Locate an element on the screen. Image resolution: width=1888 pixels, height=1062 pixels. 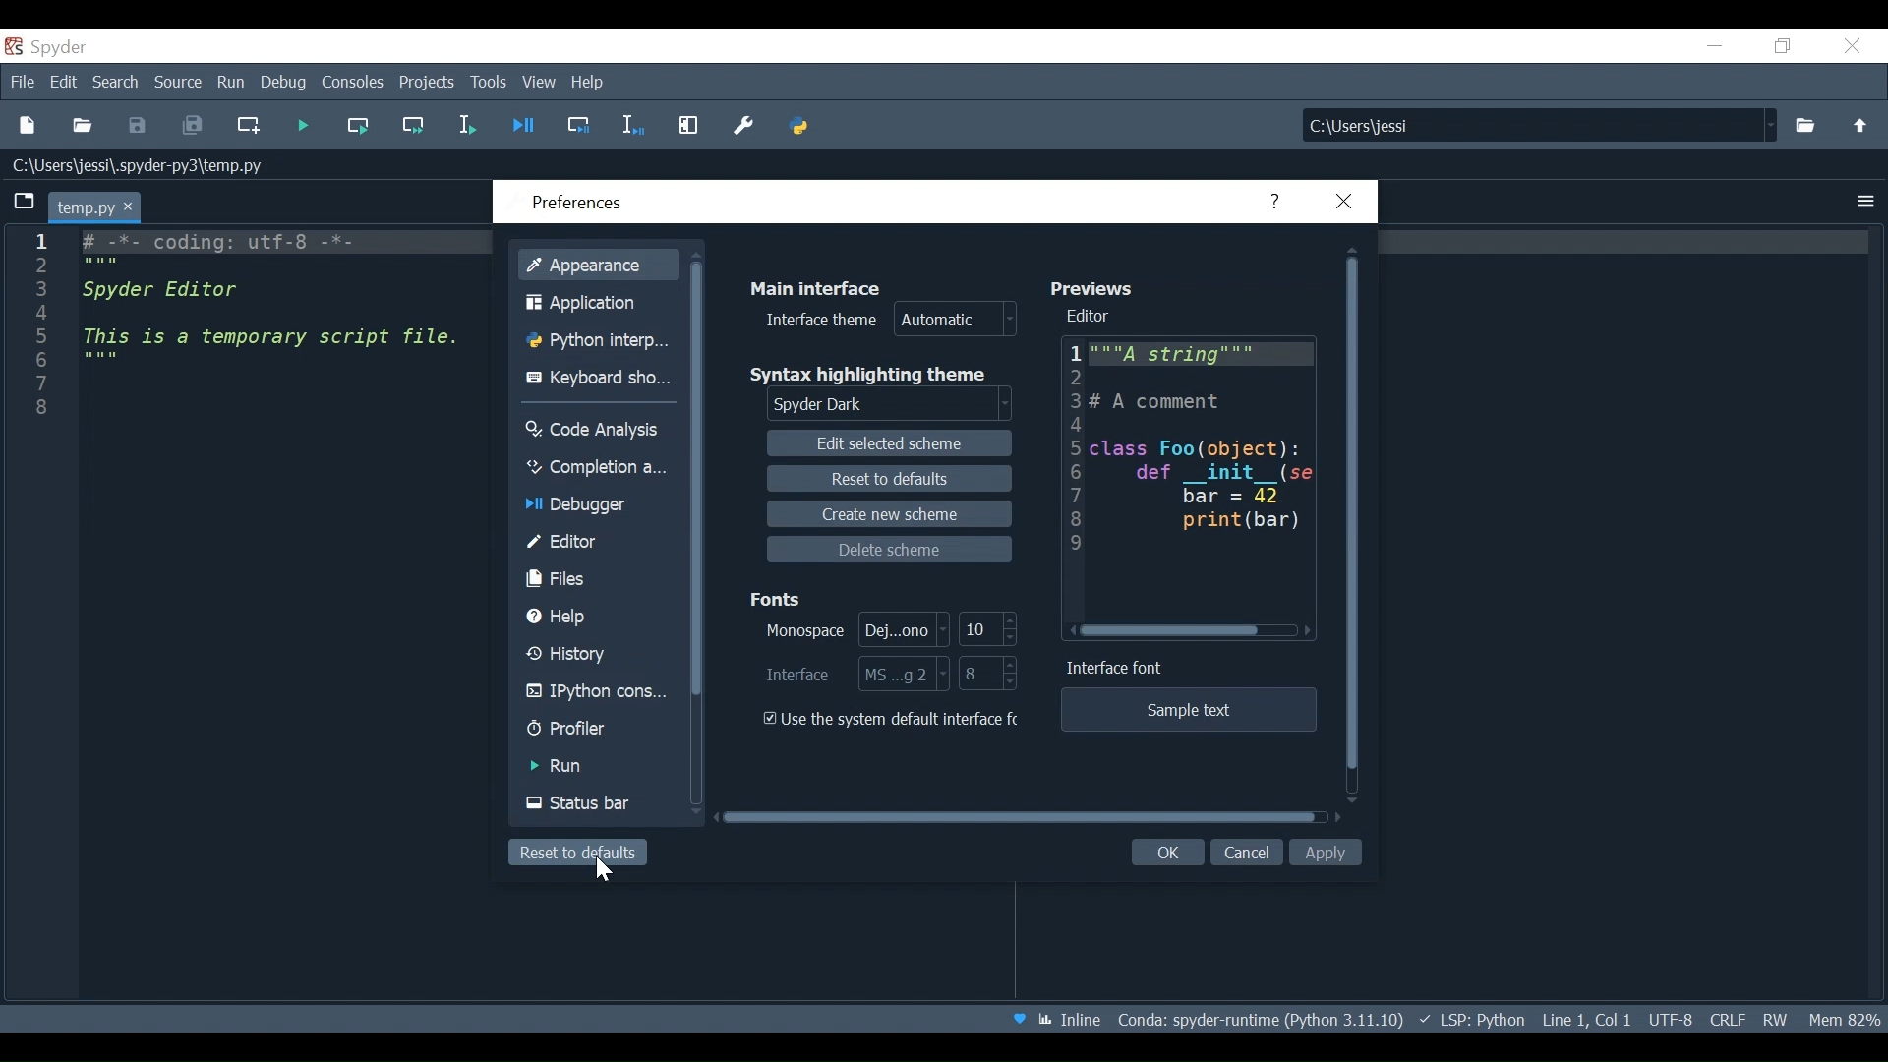
IPython console is located at coordinates (598, 693).